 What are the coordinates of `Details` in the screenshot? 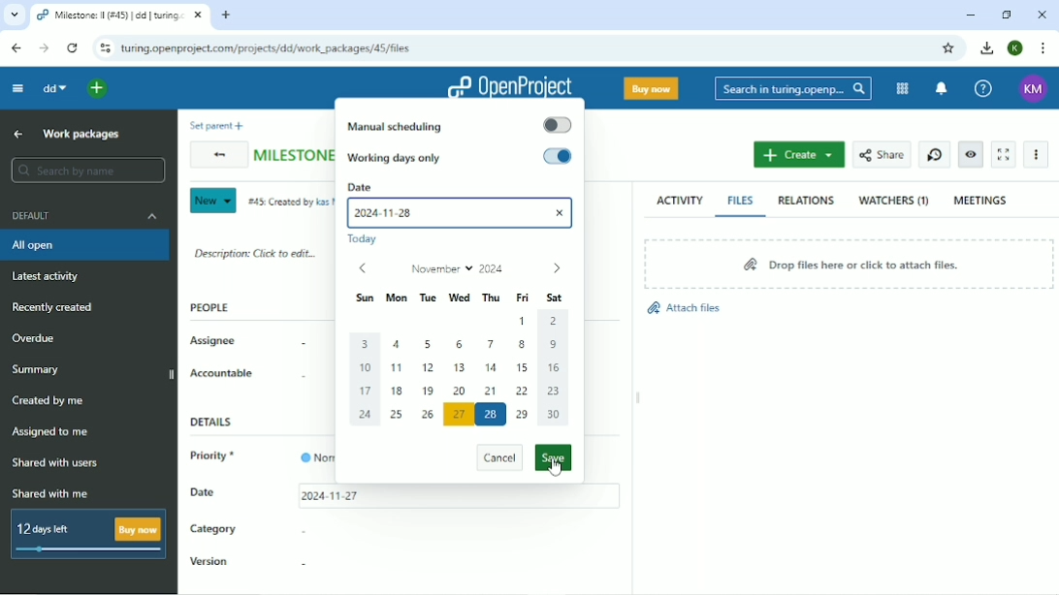 It's located at (216, 423).